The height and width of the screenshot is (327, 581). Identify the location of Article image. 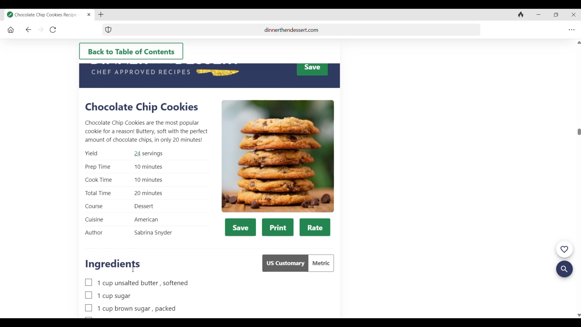
(278, 157).